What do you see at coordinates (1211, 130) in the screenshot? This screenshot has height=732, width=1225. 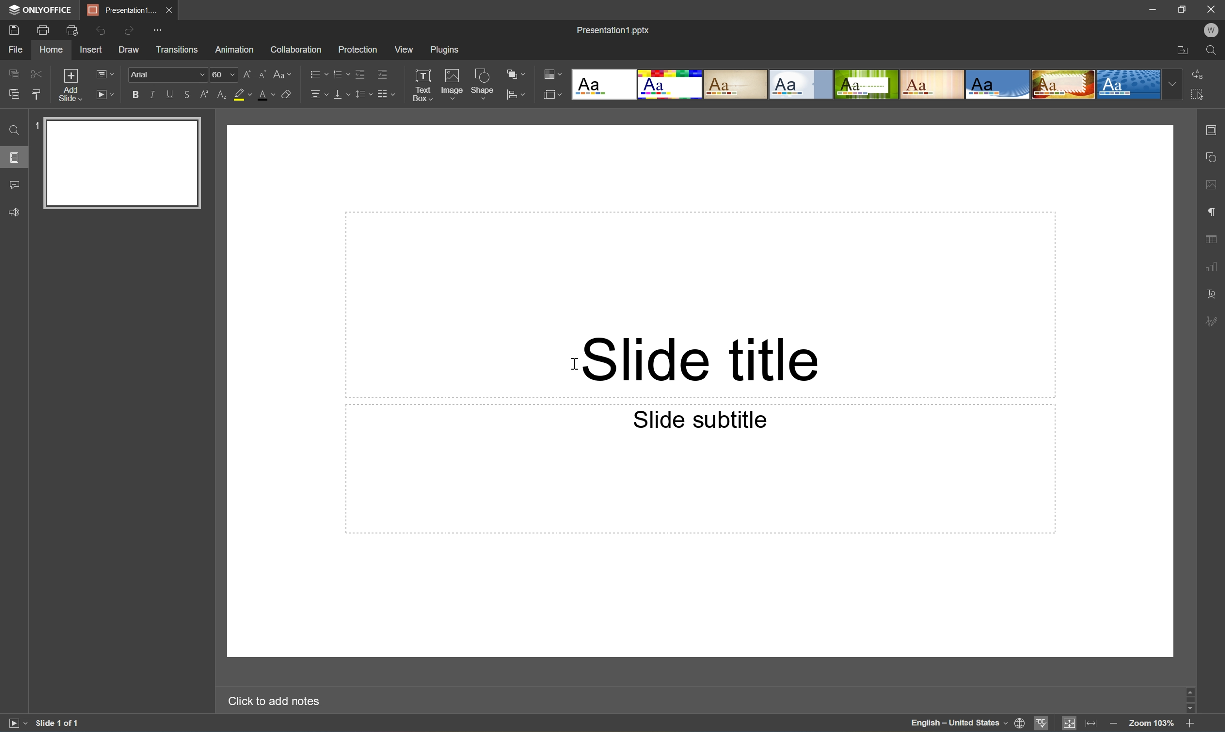 I see `Slide settings` at bounding box center [1211, 130].